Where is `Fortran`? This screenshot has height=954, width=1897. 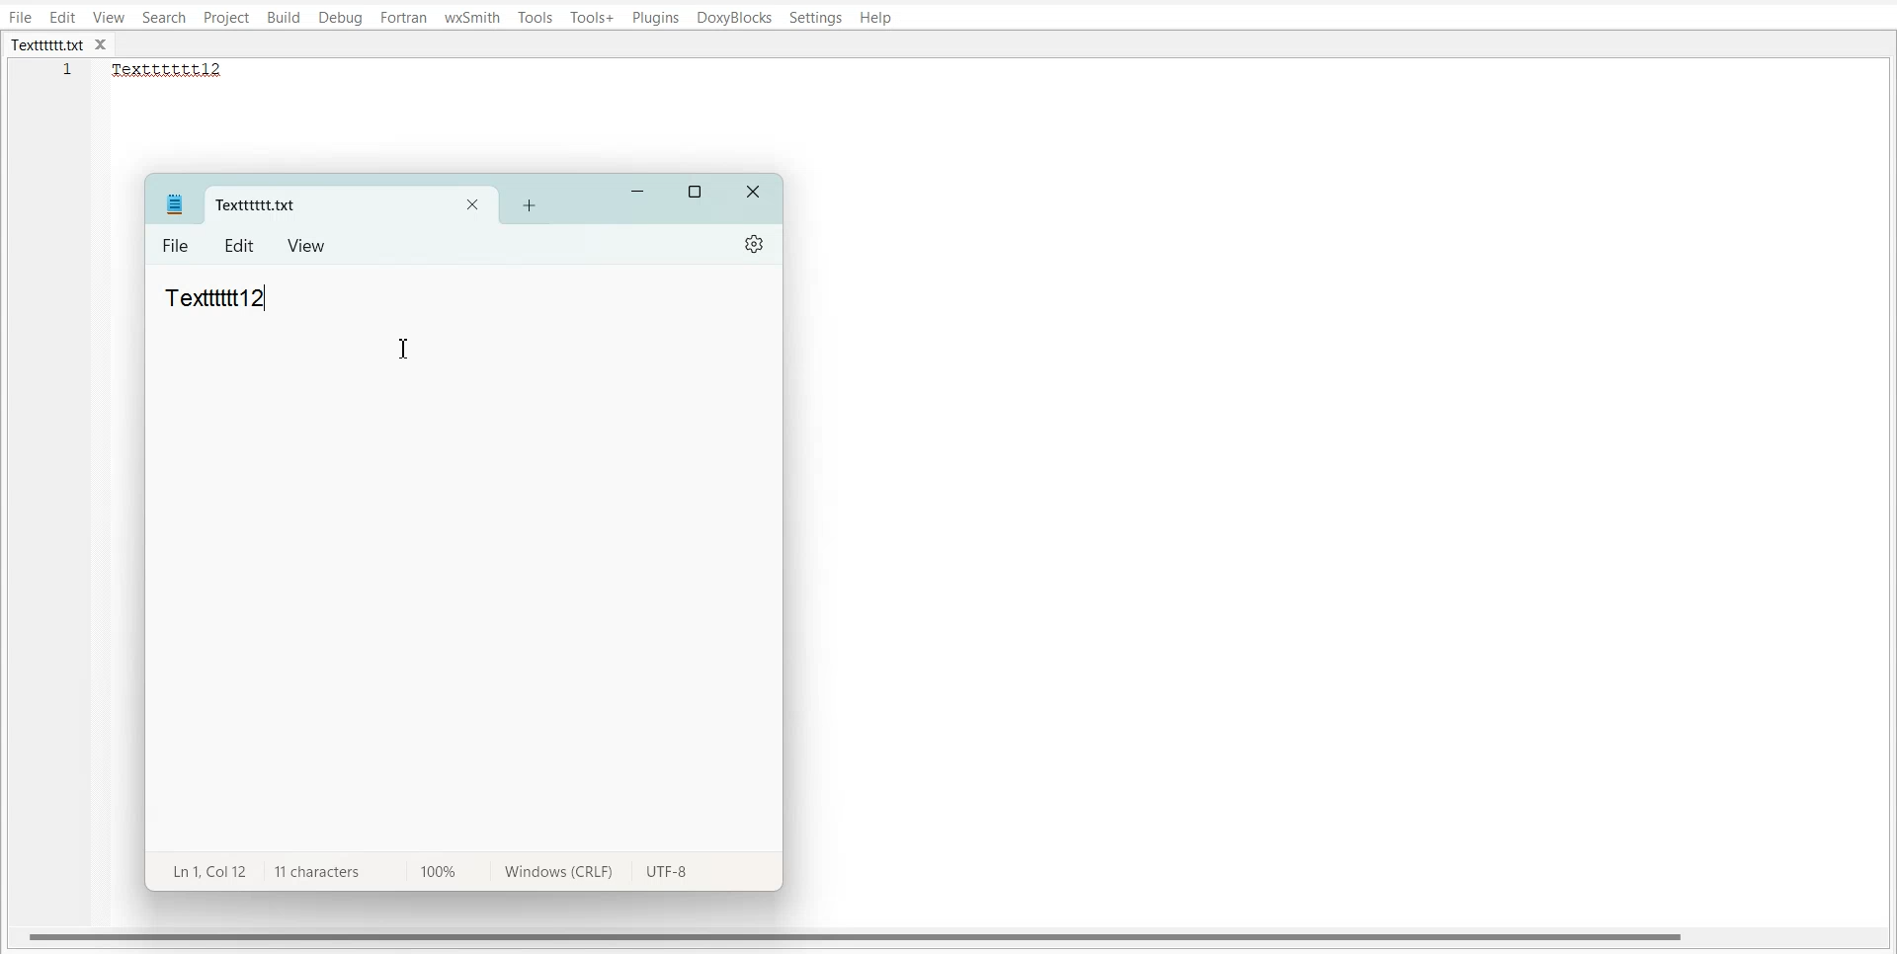 Fortran is located at coordinates (403, 18).